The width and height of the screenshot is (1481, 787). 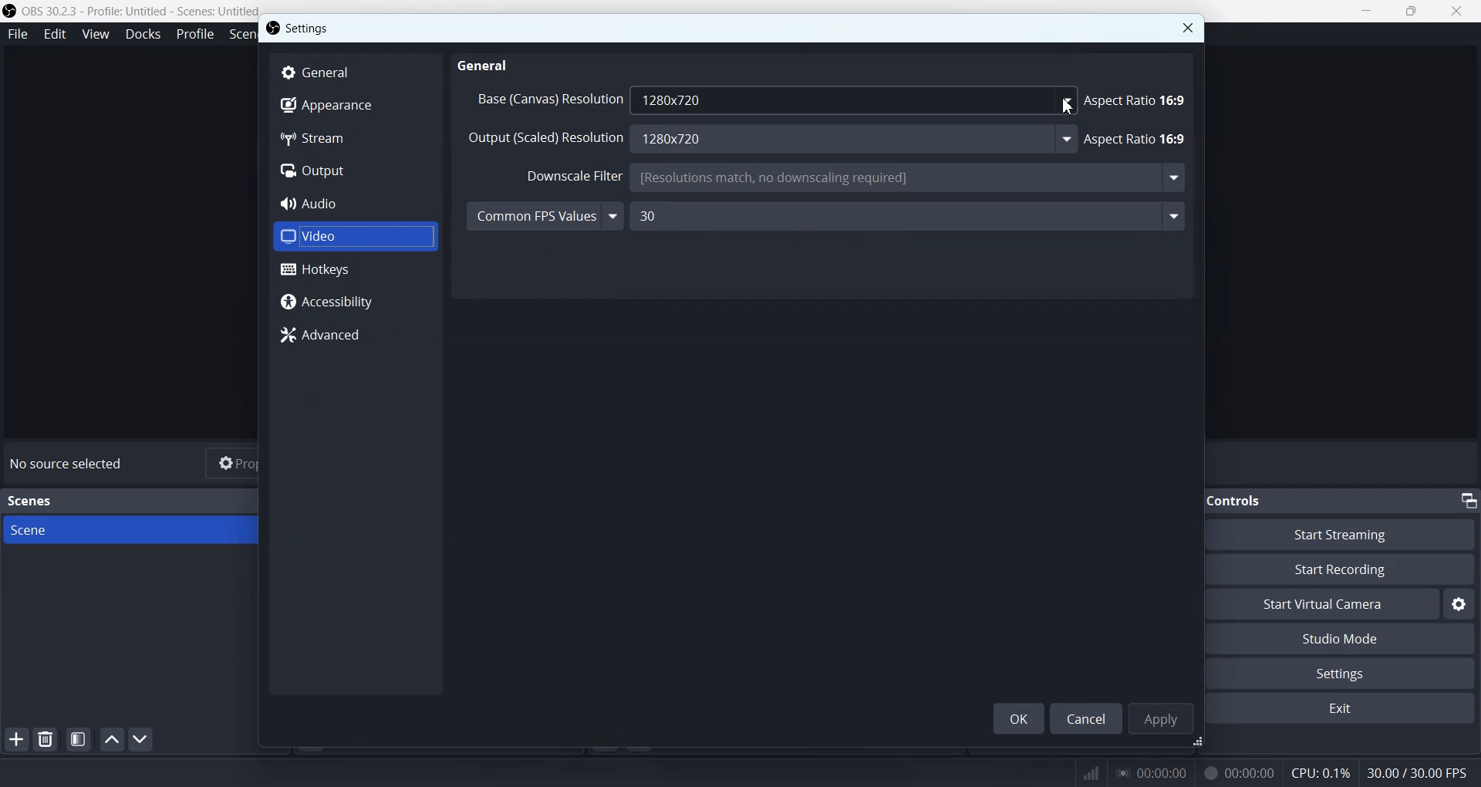 I want to click on Maximize, so click(x=1412, y=10).